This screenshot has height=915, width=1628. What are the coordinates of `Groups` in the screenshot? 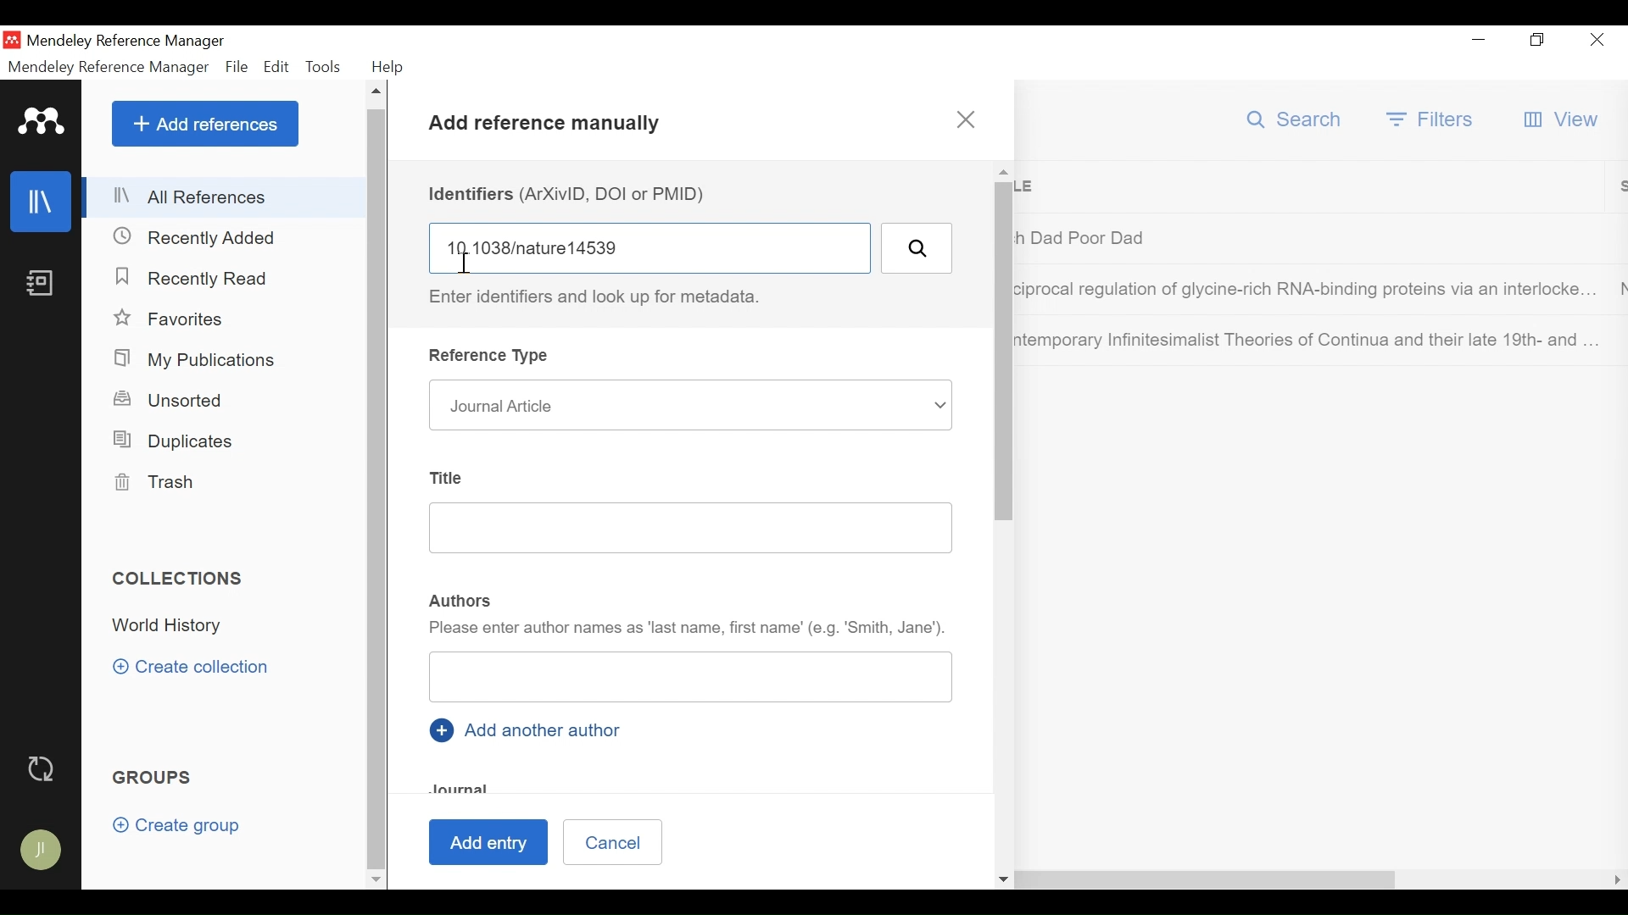 It's located at (156, 778).